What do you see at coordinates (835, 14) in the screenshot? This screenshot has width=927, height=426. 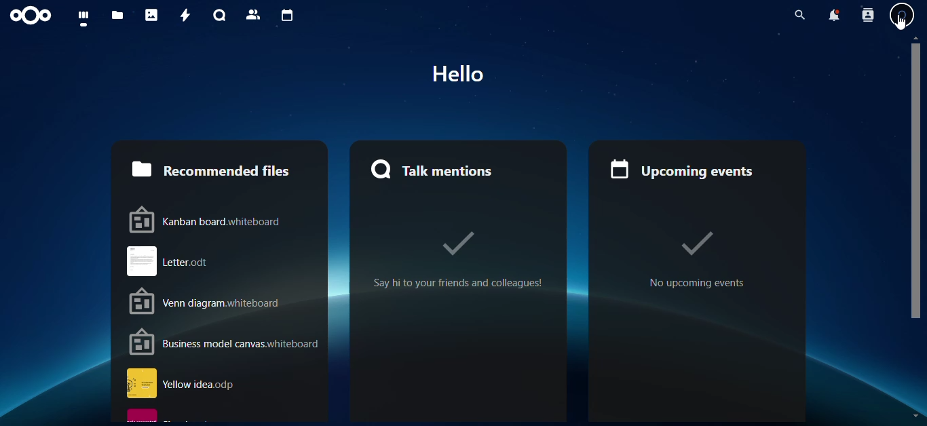 I see `notification` at bounding box center [835, 14].